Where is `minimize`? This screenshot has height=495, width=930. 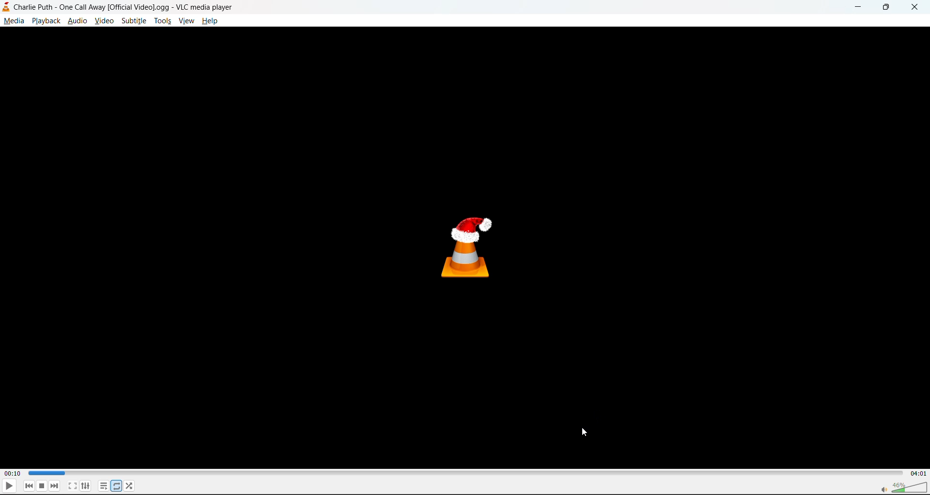 minimize is located at coordinates (856, 6).